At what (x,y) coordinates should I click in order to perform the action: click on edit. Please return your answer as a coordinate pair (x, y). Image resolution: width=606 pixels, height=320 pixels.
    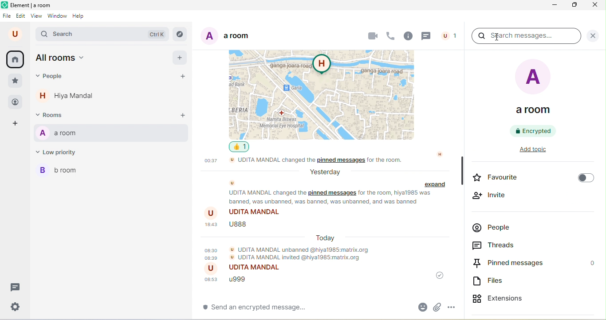
    Looking at the image, I should click on (21, 16).